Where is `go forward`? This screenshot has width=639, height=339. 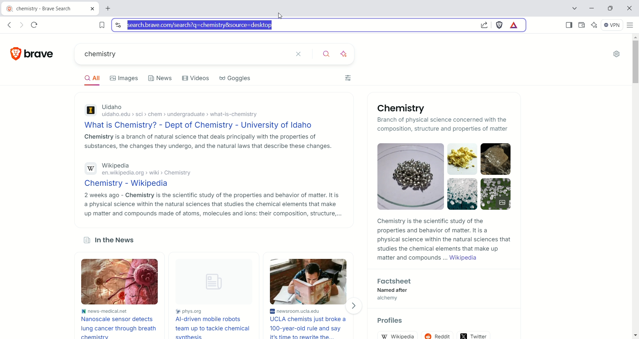 go forward is located at coordinates (23, 25).